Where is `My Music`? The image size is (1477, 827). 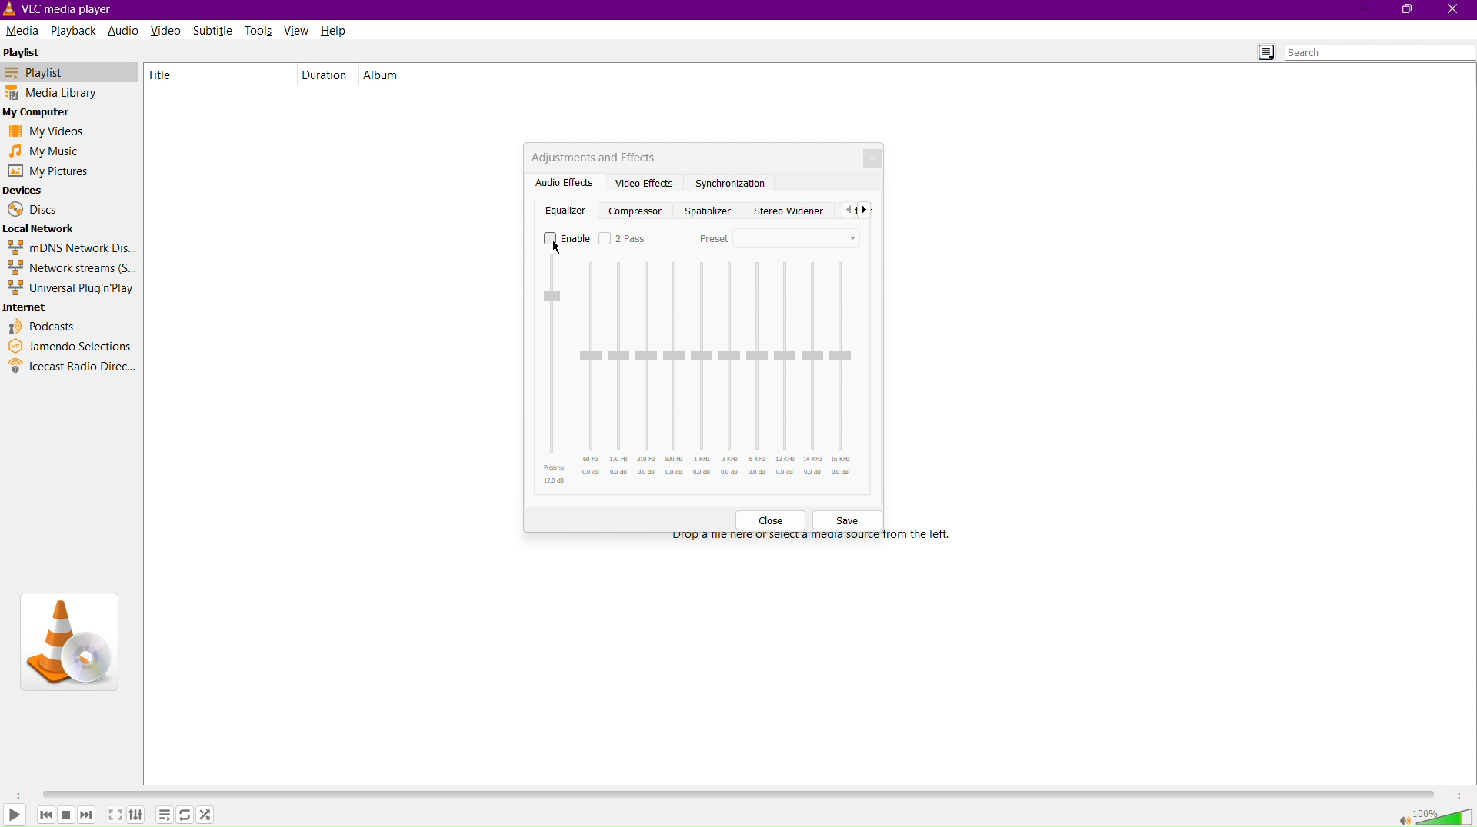
My Music is located at coordinates (45, 152).